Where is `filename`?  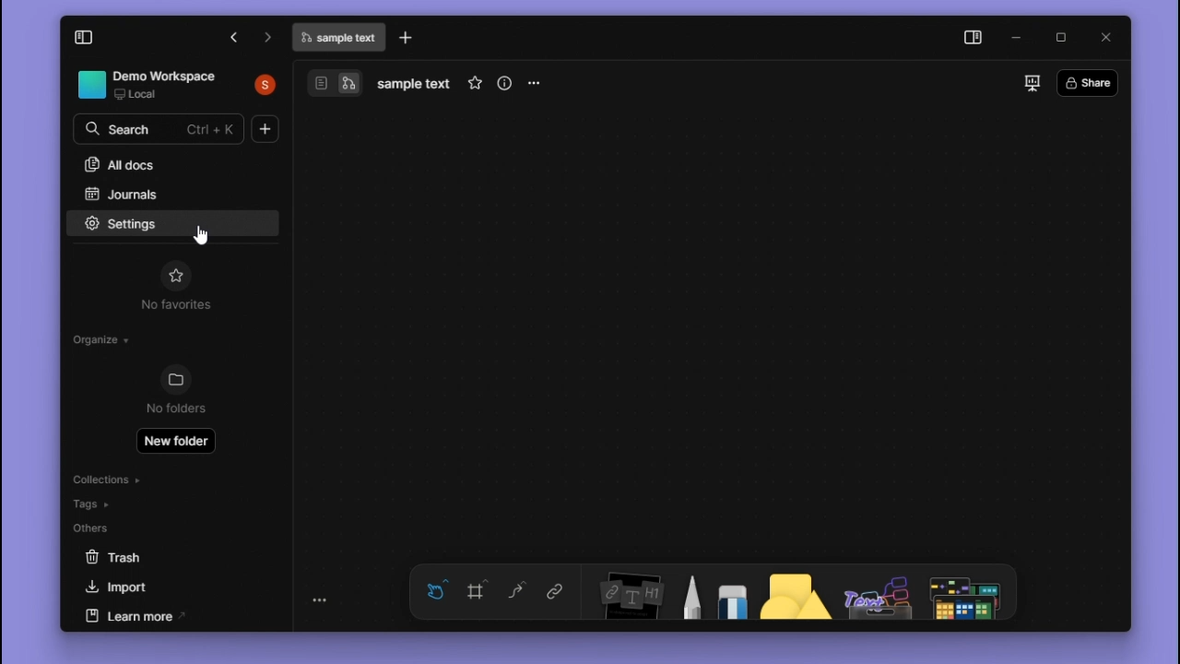 filename is located at coordinates (415, 85).